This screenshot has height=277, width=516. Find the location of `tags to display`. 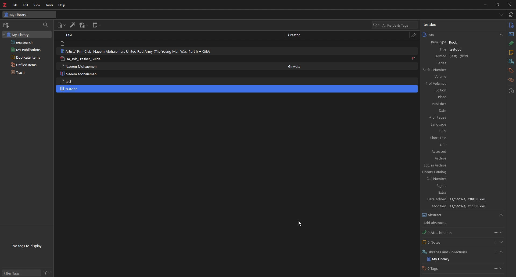

tags to display is located at coordinates (28, 246).